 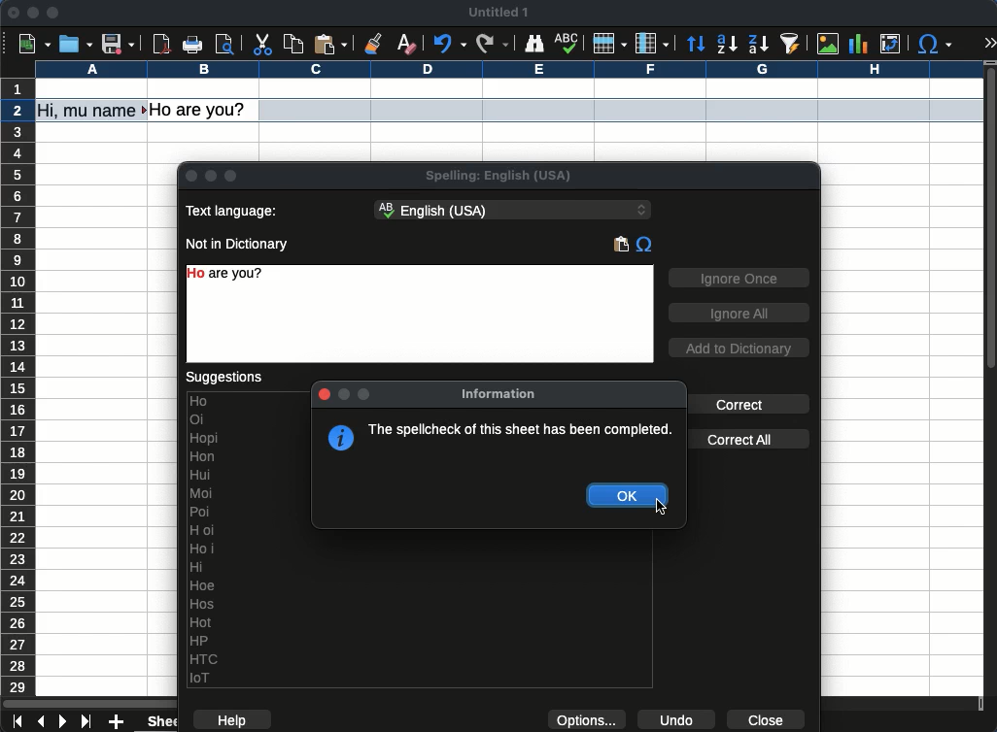 I want to click on expand, so click(x=991, y=44).